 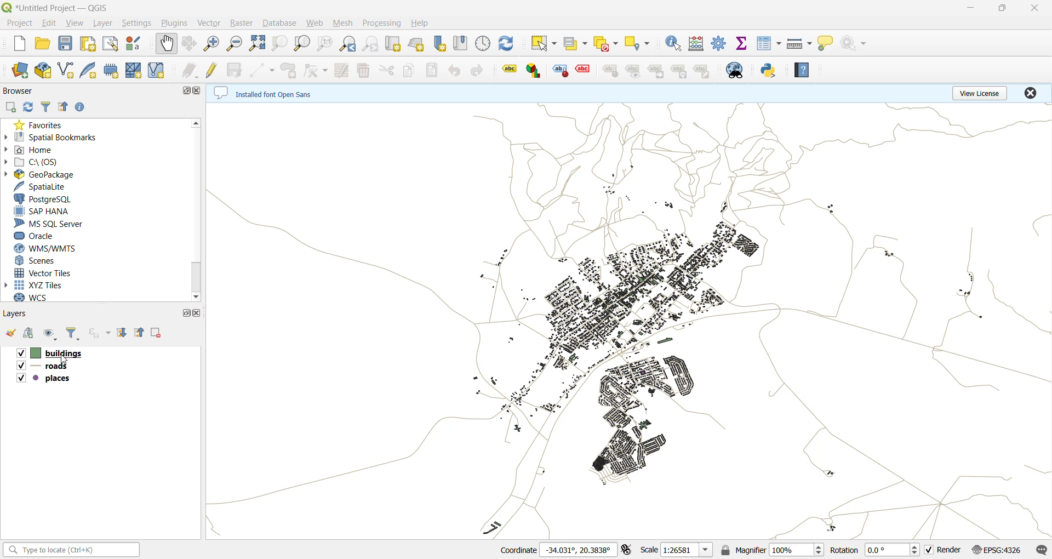 What do you see at coordinates (10, 333) in the screenshot?
I see `open` at bounding box center [10, 333].